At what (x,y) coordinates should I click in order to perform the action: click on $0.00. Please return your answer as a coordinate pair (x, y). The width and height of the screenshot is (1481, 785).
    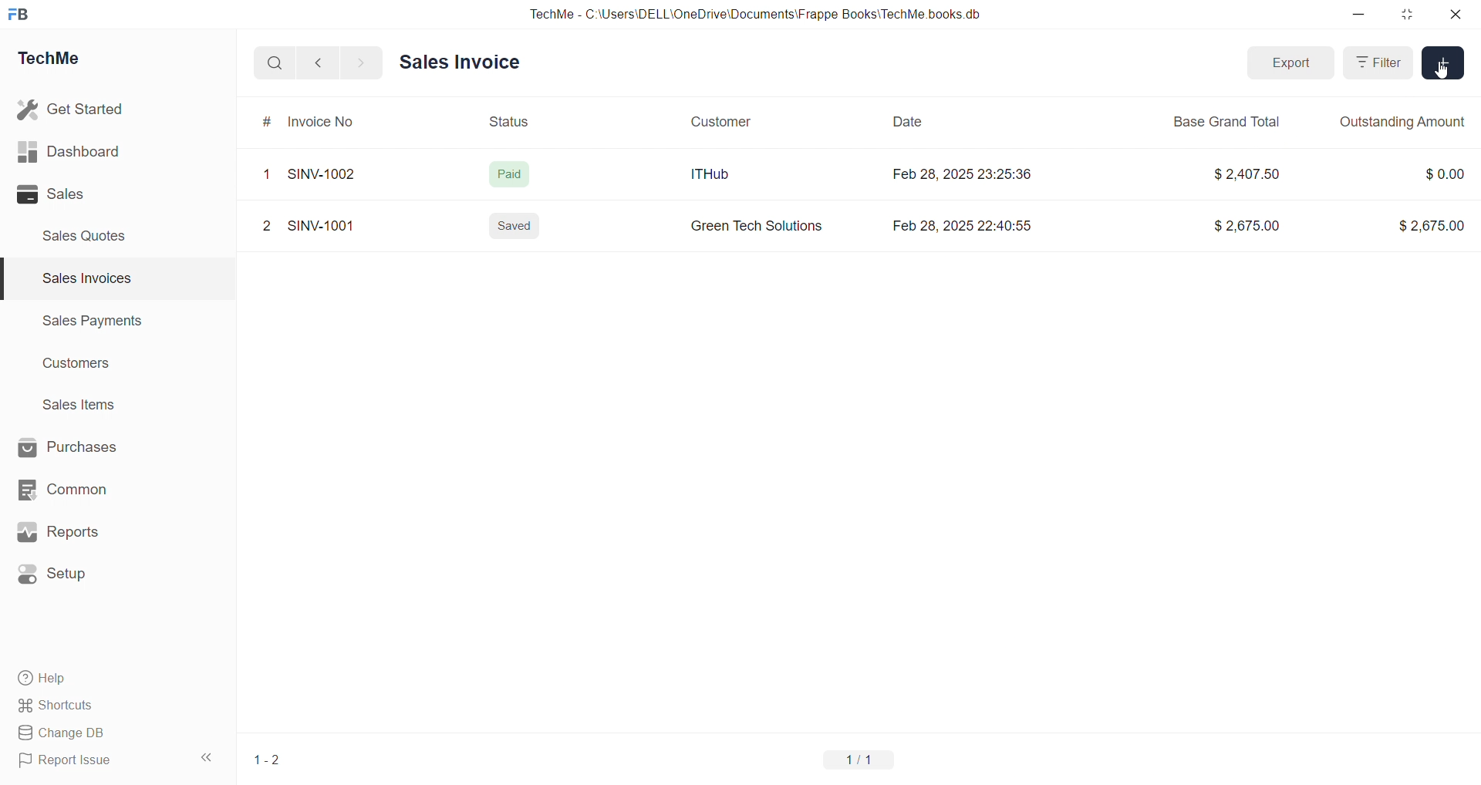
    Looking at the image, I should click on (1434, 170).